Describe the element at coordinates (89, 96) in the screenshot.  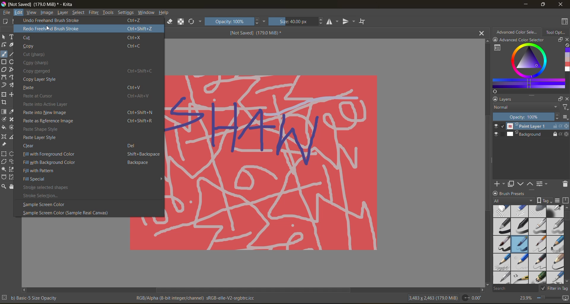
I see `paste at cursor    Ctrl+Alt+V` at that location.